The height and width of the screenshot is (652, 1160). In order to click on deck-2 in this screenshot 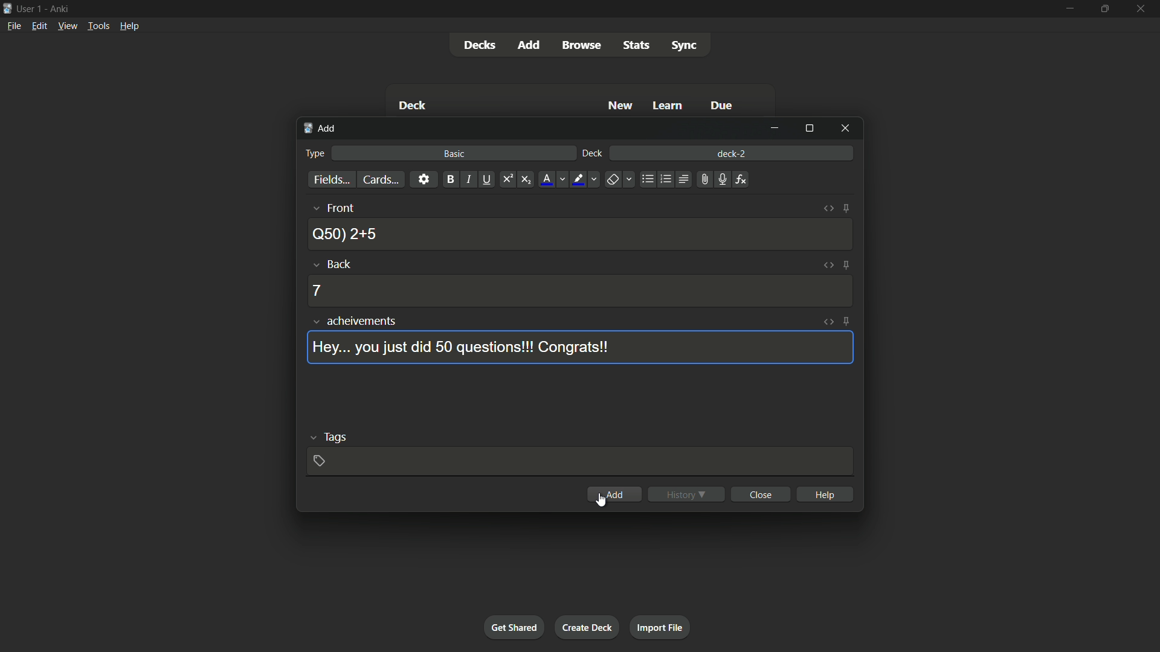, I will do `click(733, 153)`.